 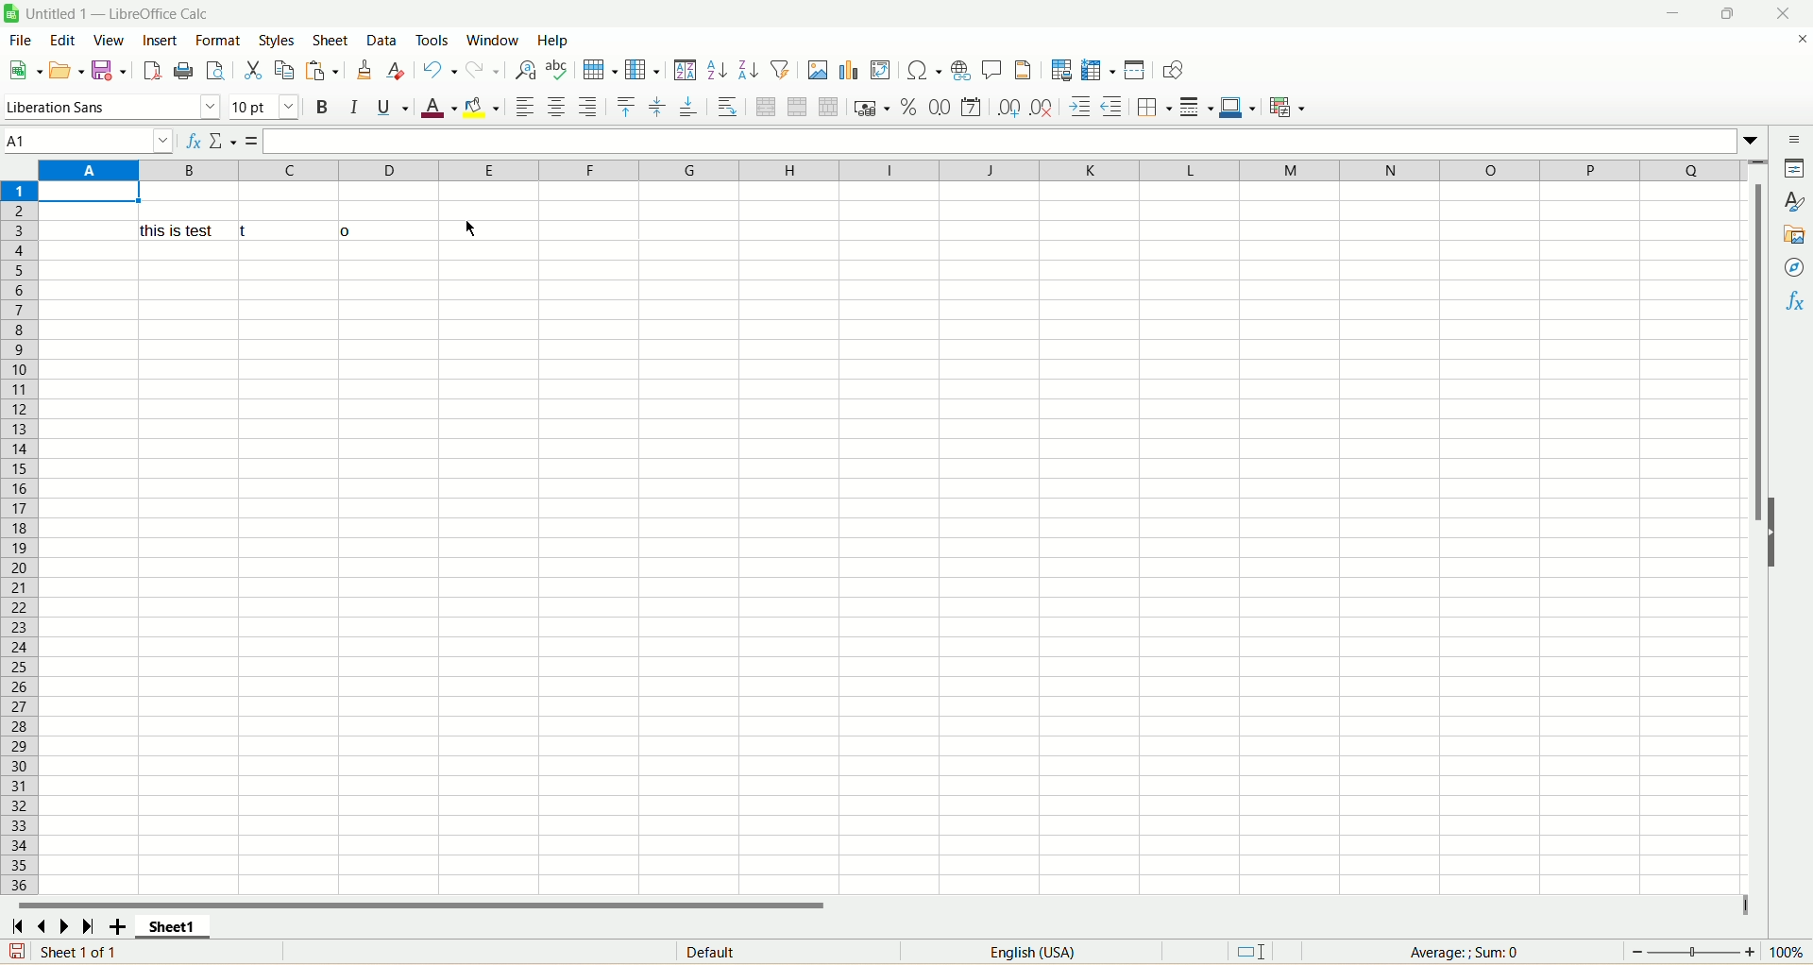 What do you see at coordinates (122, 923) in the screenshot?
I see `add sheet` at bounding box center [122, 923].